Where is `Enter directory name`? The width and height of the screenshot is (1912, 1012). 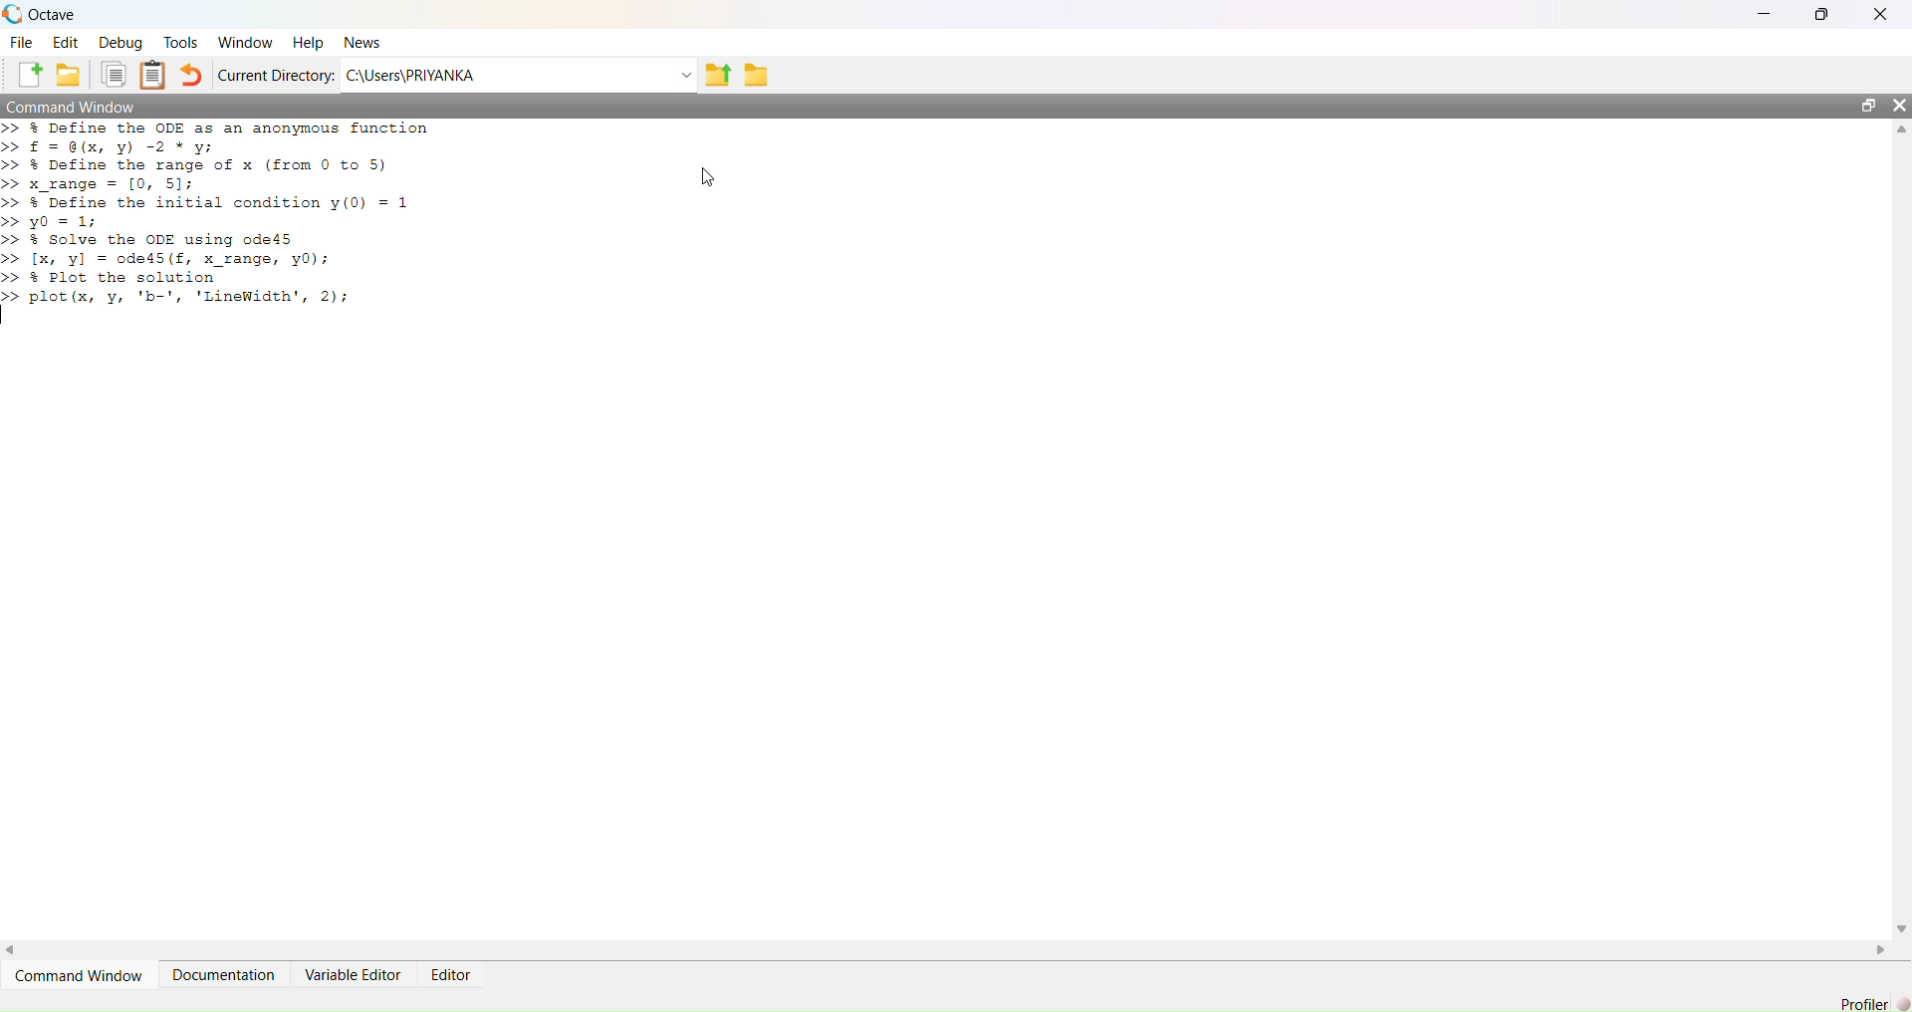 Enter directory name is located at coordinates (687, 74).